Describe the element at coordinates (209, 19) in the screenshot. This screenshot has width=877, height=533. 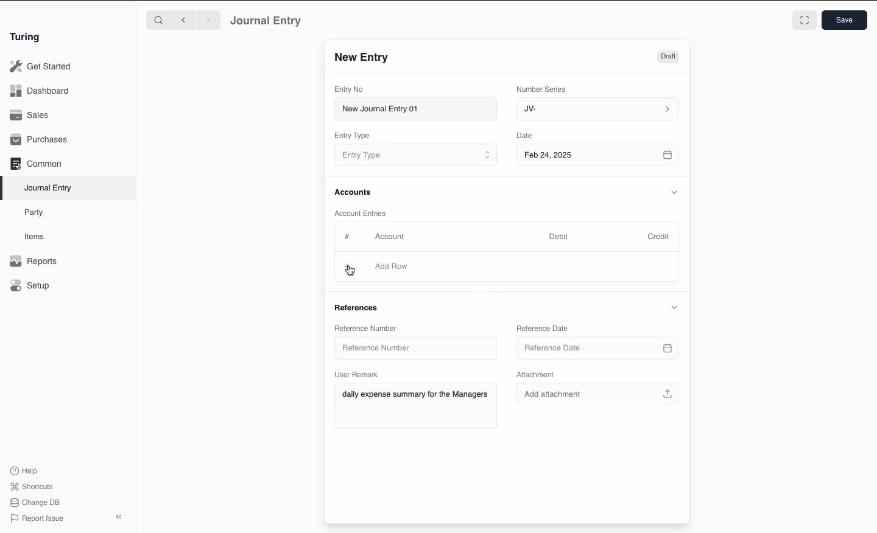
I see `Forward` at that location.